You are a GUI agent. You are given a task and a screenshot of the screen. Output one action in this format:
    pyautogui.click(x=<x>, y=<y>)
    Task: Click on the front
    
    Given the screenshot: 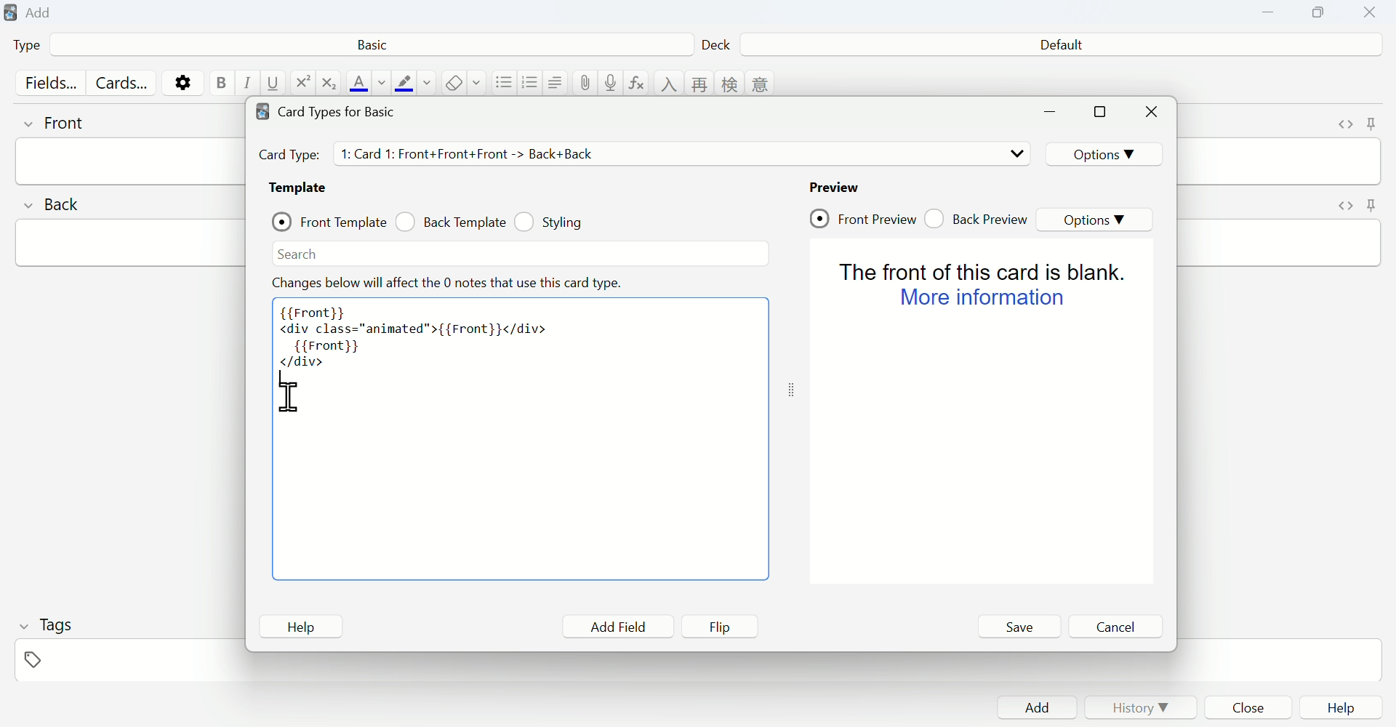 What is the action you would take?
    pyautogui.click(x=54, y=124)
    